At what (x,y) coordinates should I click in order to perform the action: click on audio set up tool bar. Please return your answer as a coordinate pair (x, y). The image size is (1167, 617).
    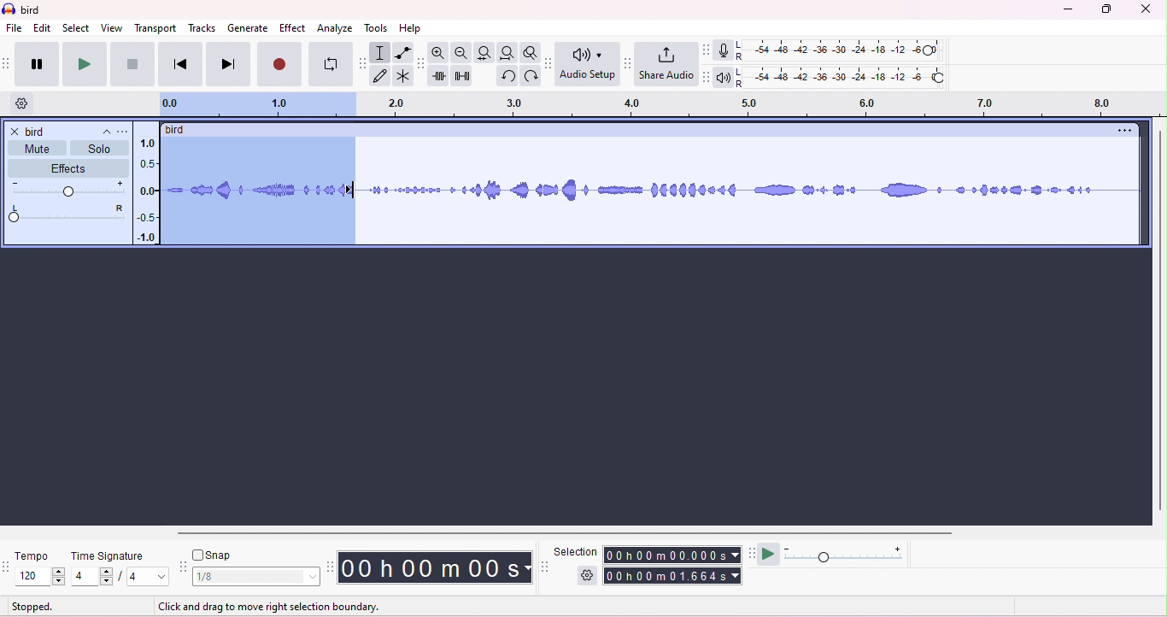
    Looking at the image, I should click on (550, 63).